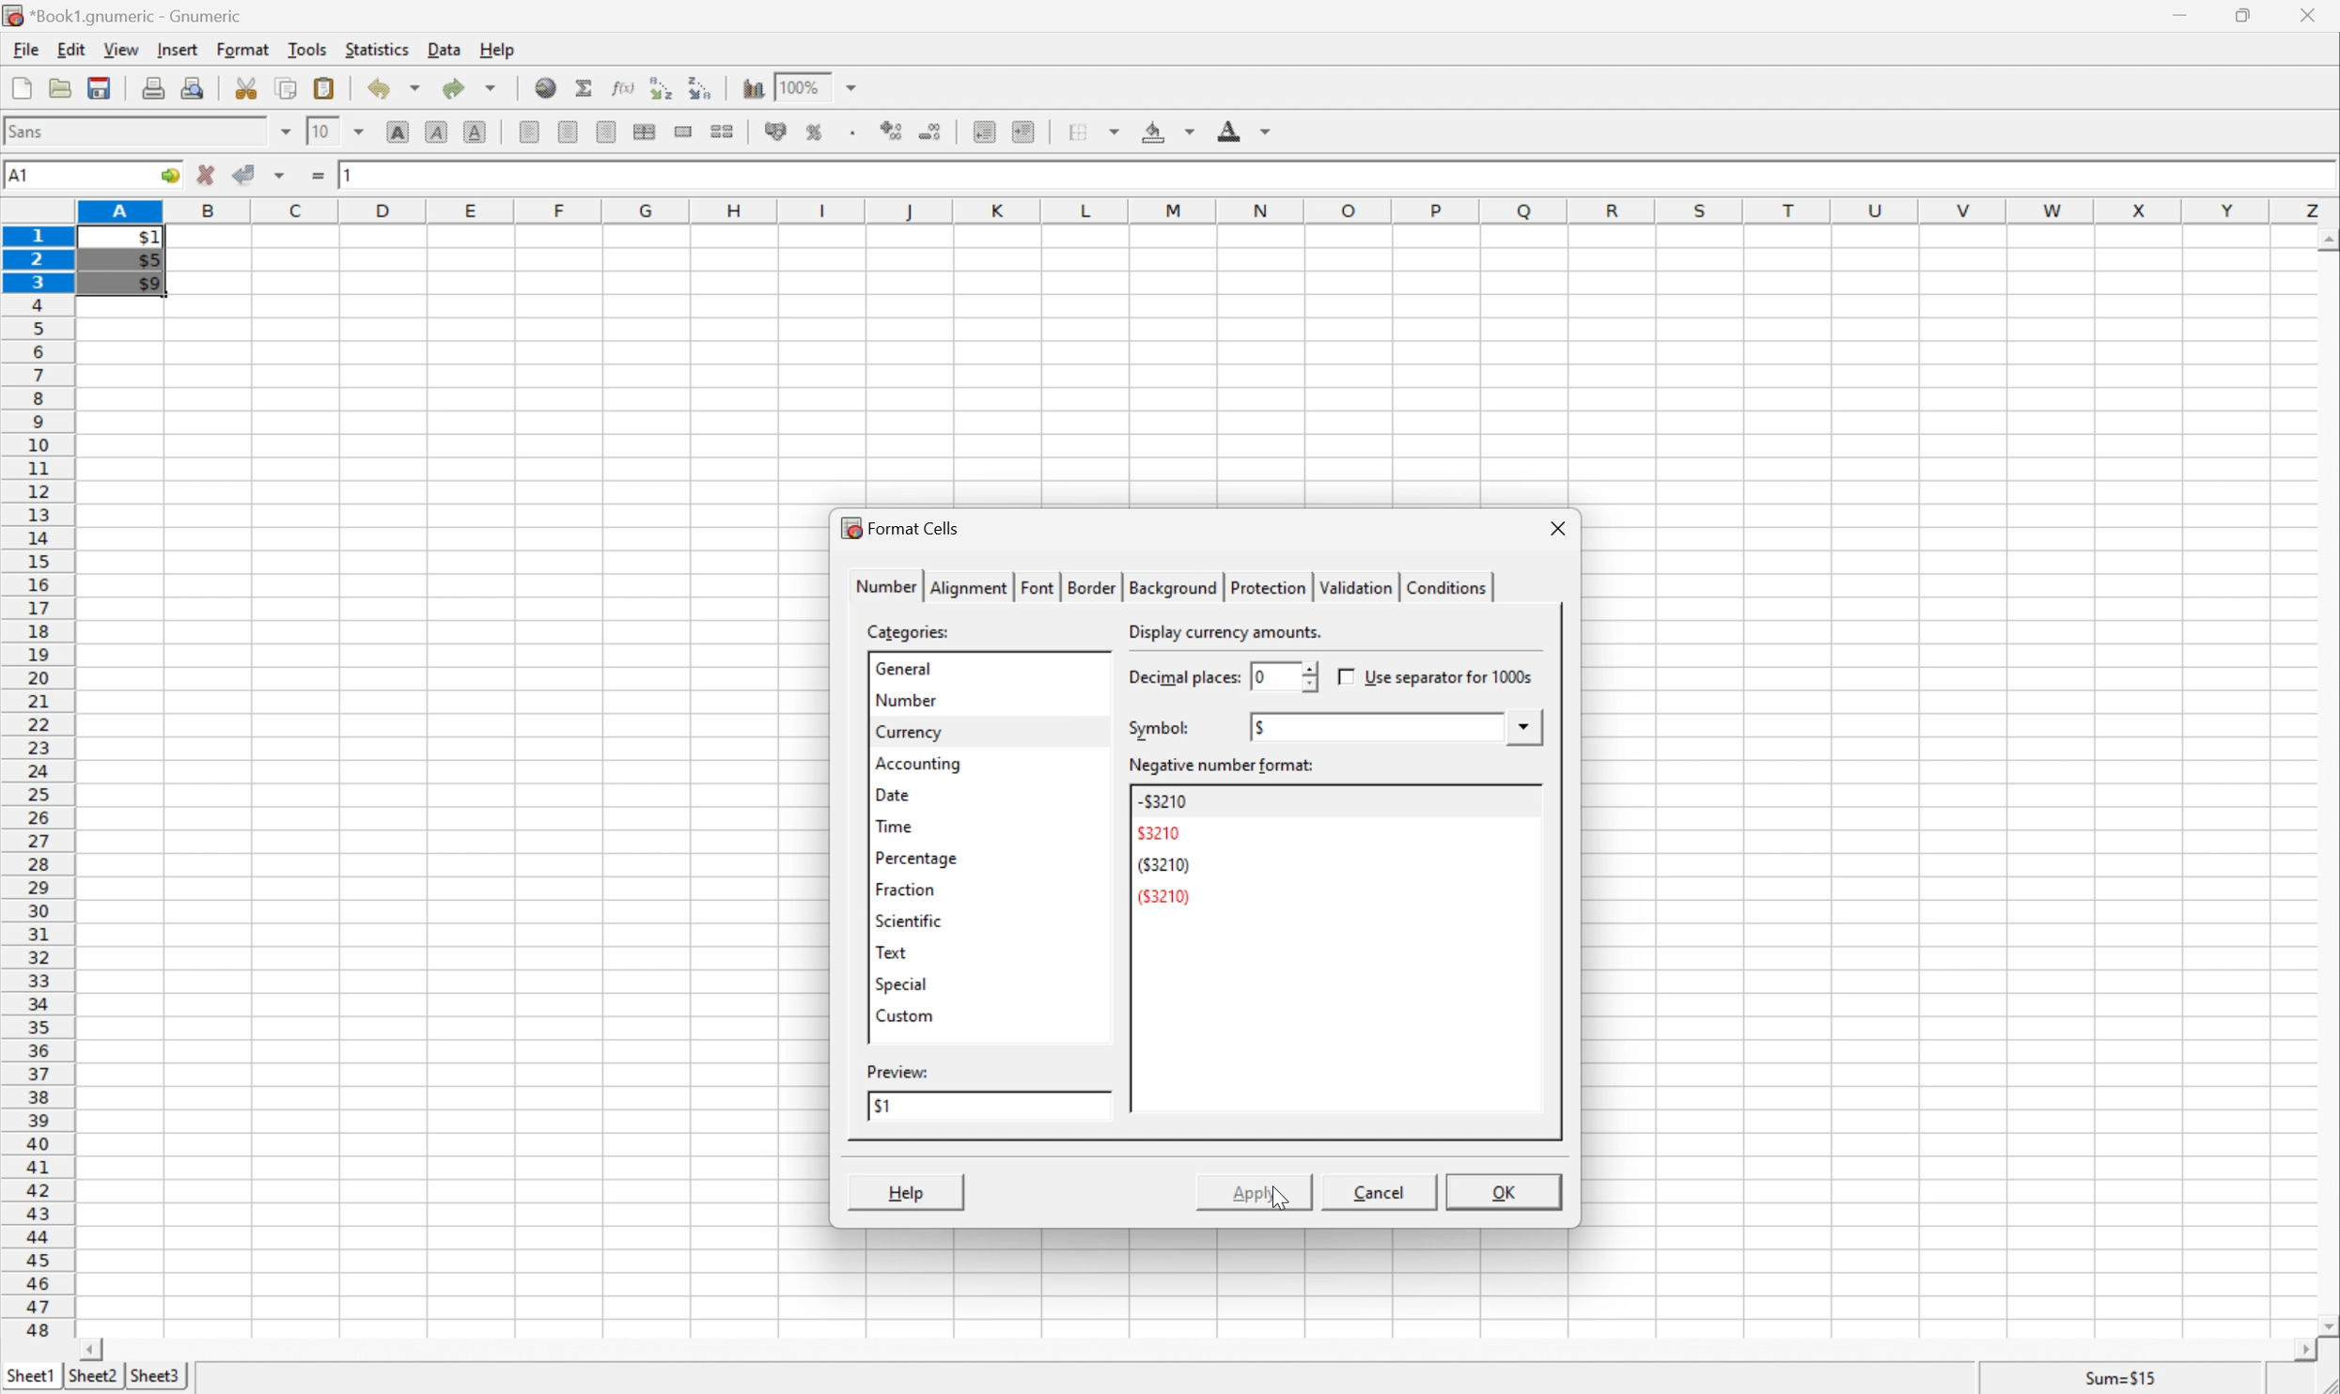 Image resolution: width=2340 pixels, height=1394 pixels. What do you see at coordinates (1283, 725) in the screenshot?
I see `none` at bounding box center [1283, 725].